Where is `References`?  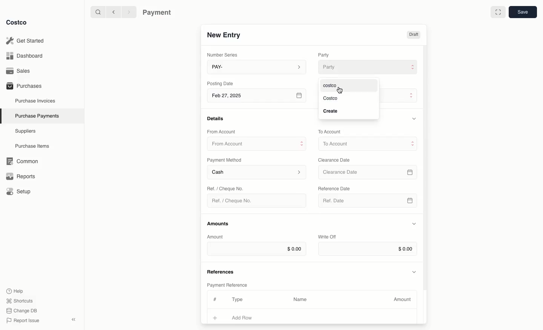
References is located at coordinates (222, 271).